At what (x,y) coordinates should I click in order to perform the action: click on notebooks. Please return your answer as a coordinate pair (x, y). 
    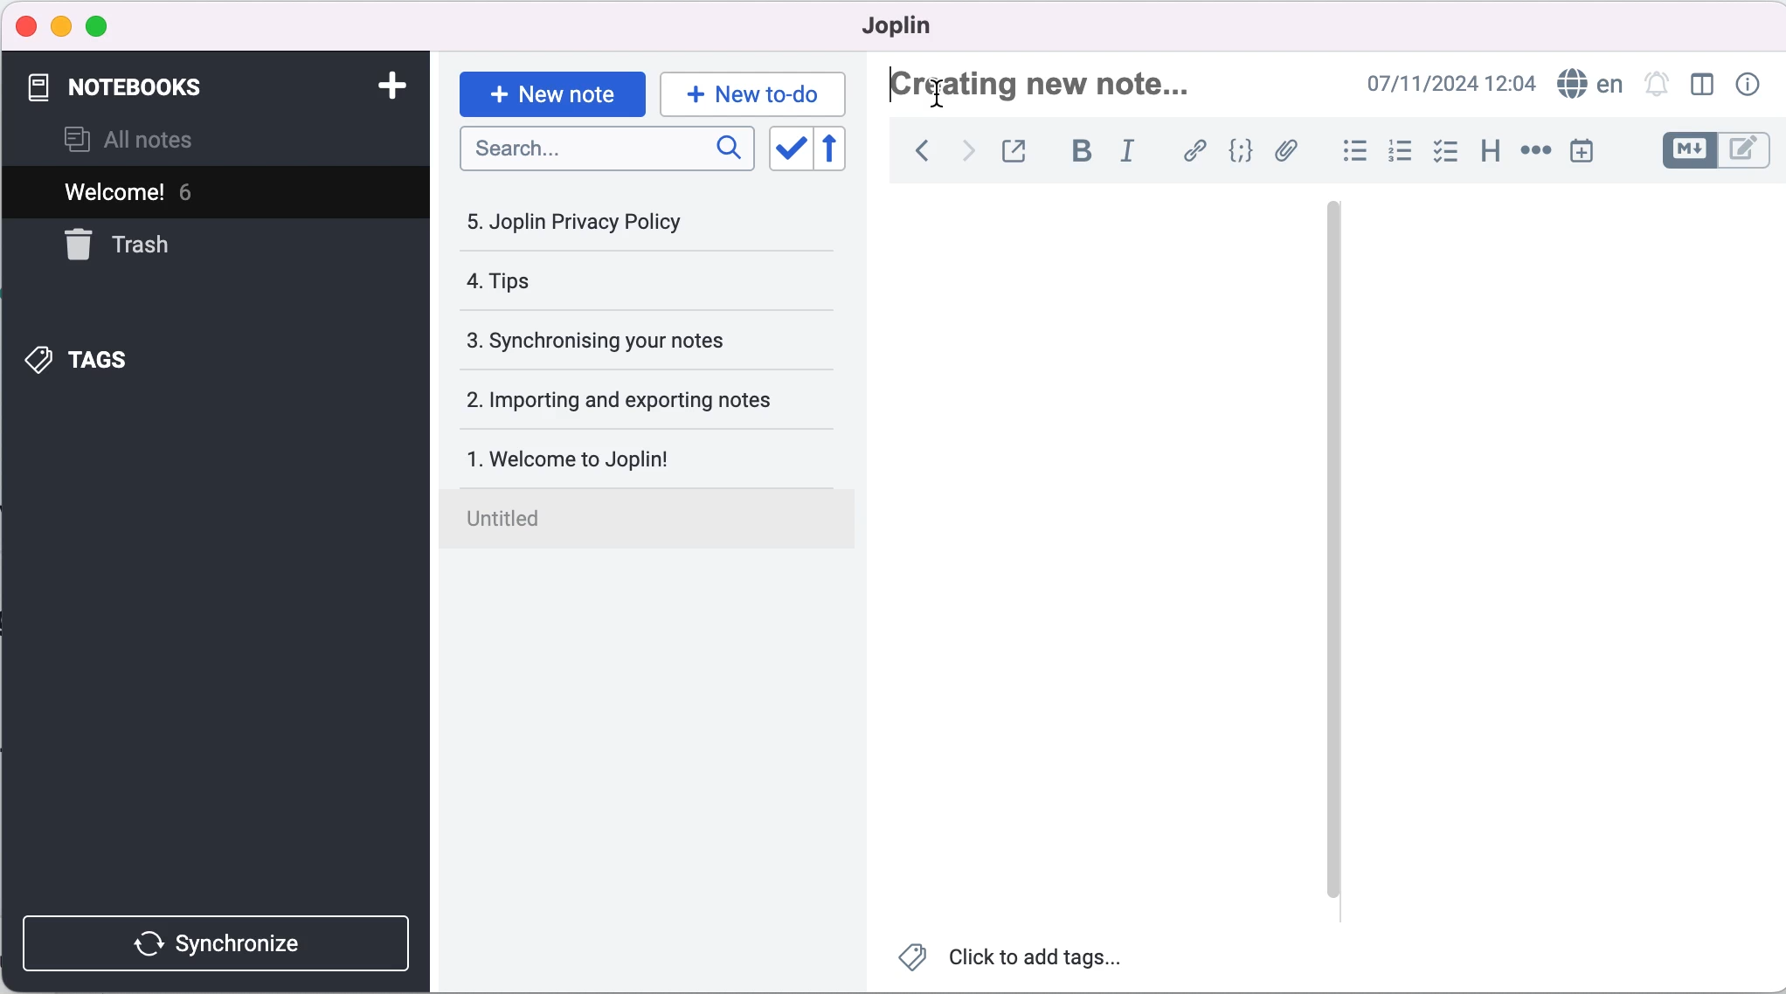
    Looking at the image, I should click on (193, 87).